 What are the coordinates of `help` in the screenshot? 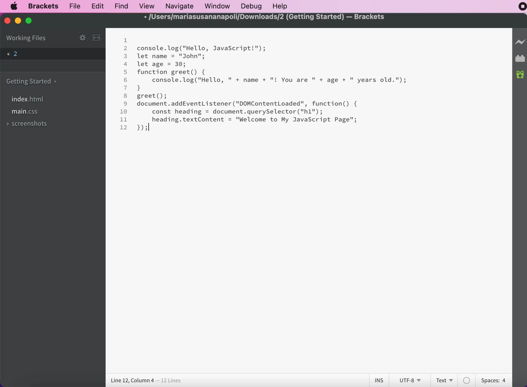 It's located at (282, 6).